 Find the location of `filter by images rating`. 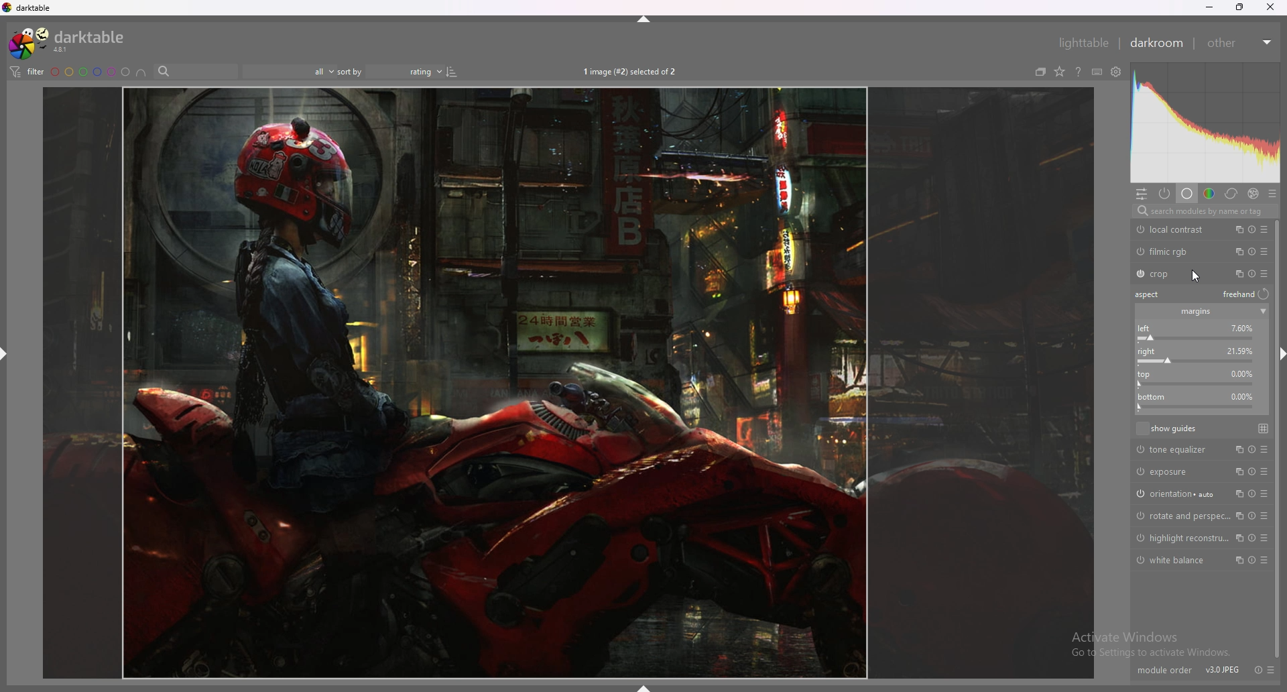

filter by images rating is located at coordinates (289, 71).